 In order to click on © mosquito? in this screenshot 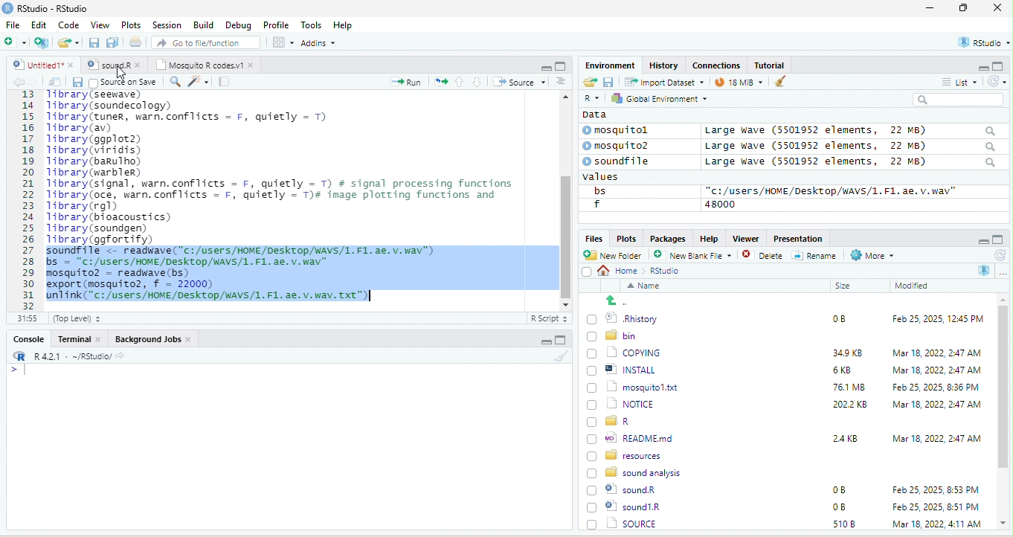, I will do `click(620, 144)`.